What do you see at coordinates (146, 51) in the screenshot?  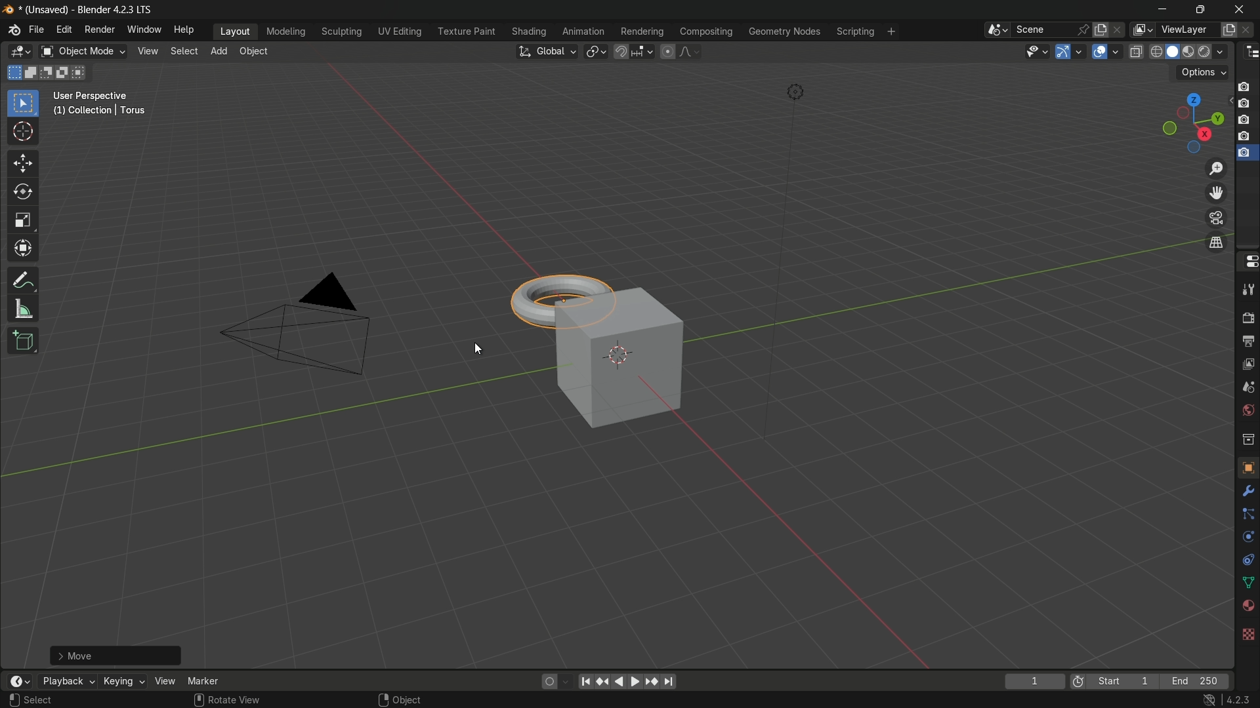 I see `view` at bounding box center [146, 51].